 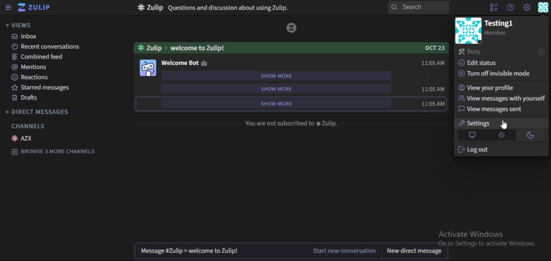 What do you see at coordinates (432, 63) in the screenshot?
I see `11:05 AM` at bounding box center [432, 63].